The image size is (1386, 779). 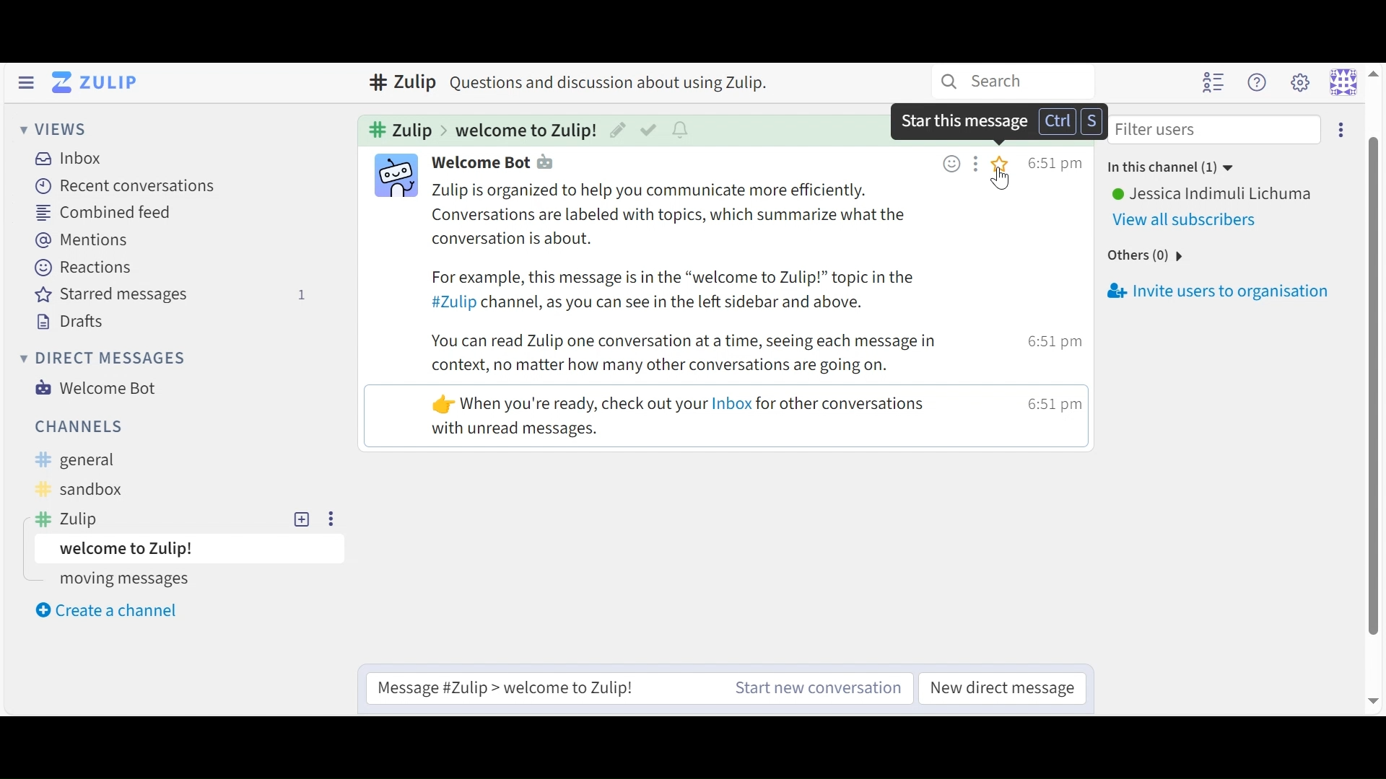 I want to click on Configure topic conversations, so click(x=681, y=130).